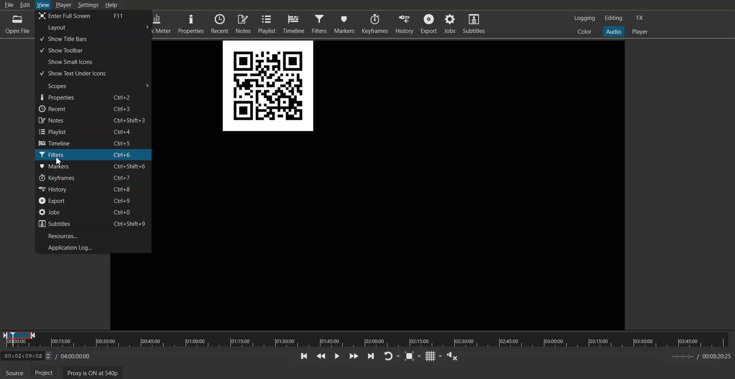  Describe the element at coordinates (57, 162) in the screenshot. I see `cursor` at that location.